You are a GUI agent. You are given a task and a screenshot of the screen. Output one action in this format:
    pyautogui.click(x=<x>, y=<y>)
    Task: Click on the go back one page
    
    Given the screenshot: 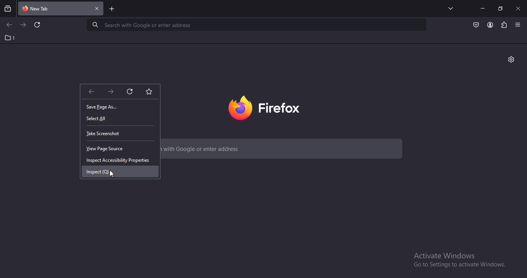 What is the action you would take?
    pyautogui.click(x=91, y=92)
    